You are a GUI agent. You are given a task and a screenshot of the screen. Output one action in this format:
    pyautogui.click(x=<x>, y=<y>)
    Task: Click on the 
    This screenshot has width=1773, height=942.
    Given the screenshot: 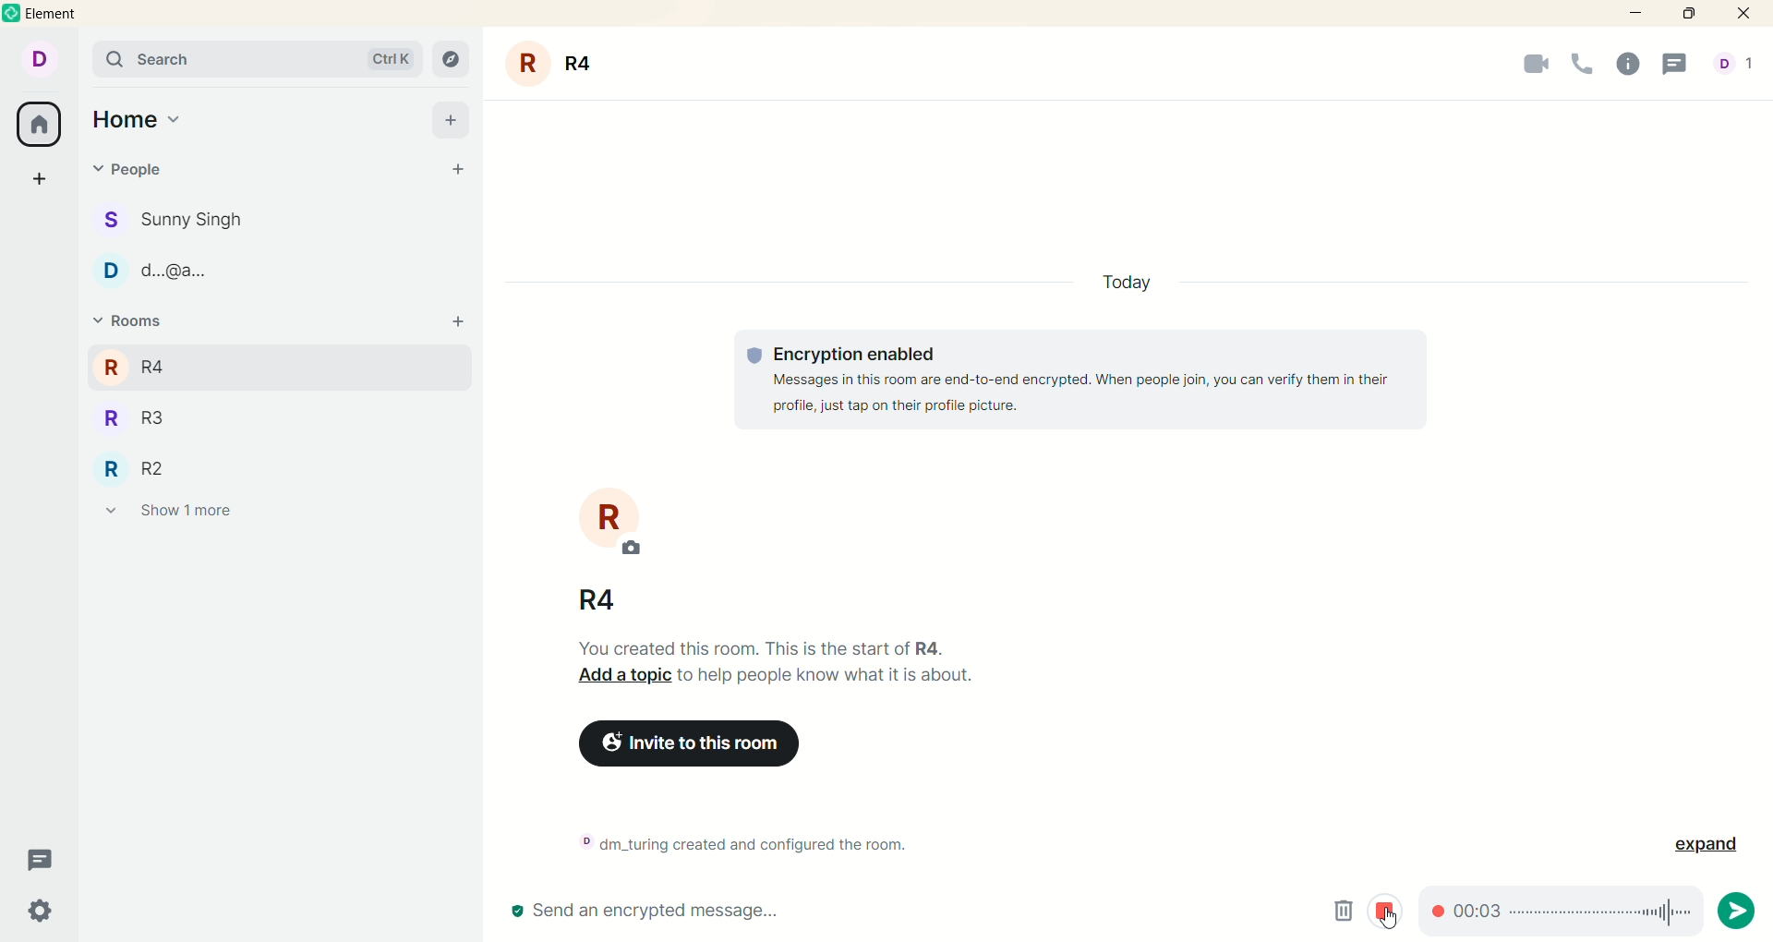 What is the action you would take?
    pyautogui.click(x=459, y=323)
    